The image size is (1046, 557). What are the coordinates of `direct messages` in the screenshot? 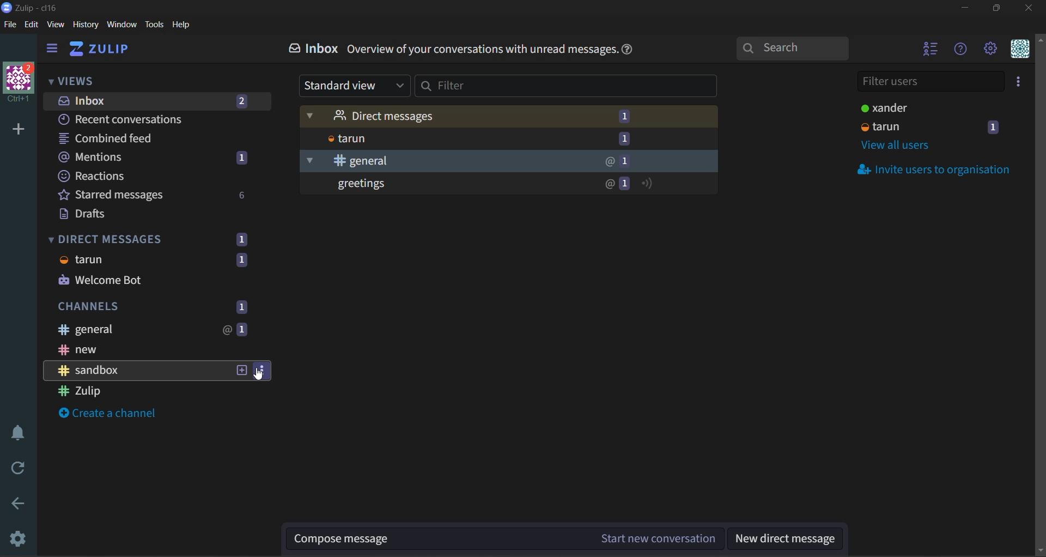 It's located at (149, 258).